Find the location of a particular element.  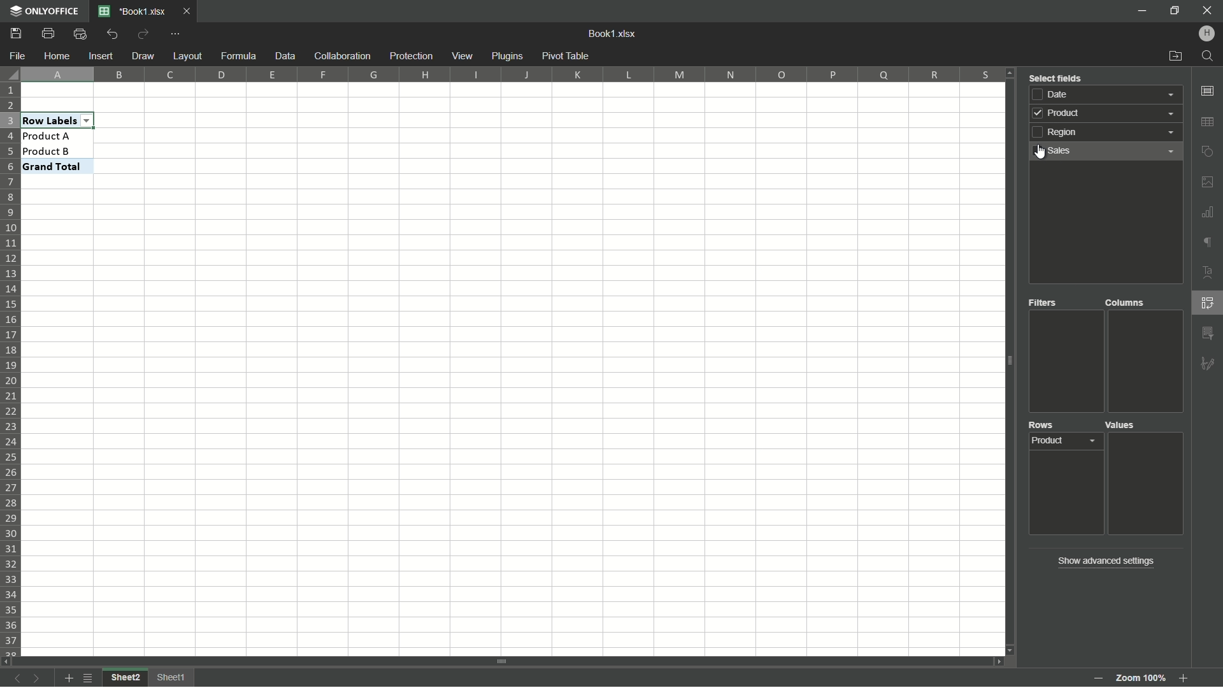

scroll bar is located at coordinates (503, 661).